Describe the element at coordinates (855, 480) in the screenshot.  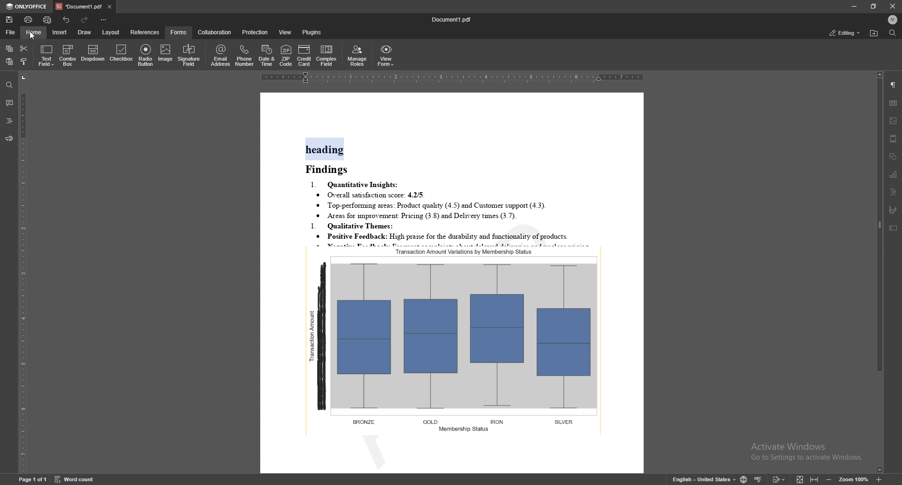
I see `zoom 100%` at that location.